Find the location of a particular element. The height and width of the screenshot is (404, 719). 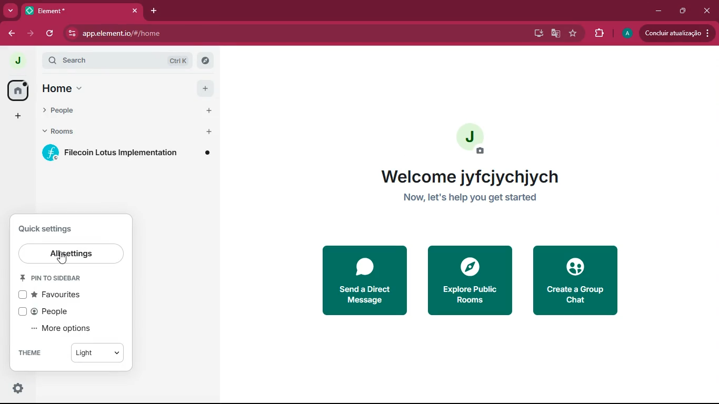

close is located at coordinates (708, 11).